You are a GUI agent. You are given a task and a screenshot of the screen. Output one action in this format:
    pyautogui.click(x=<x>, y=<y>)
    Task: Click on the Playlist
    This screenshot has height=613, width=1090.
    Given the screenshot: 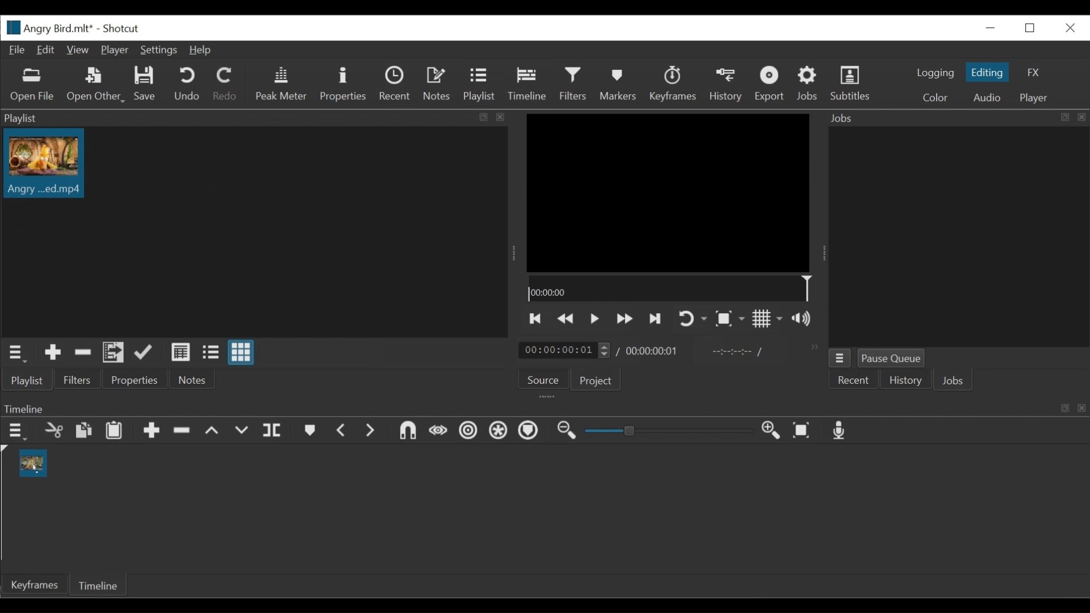 What is the action you would take?
    pyautogui.click(x=255, y=118)
    